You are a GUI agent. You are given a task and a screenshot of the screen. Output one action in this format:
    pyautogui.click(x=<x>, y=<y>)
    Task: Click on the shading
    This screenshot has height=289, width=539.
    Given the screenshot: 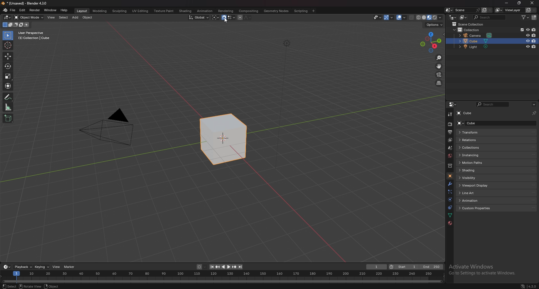 What is the action you would take?
    pyautogui.click(x=185, y=11)
    